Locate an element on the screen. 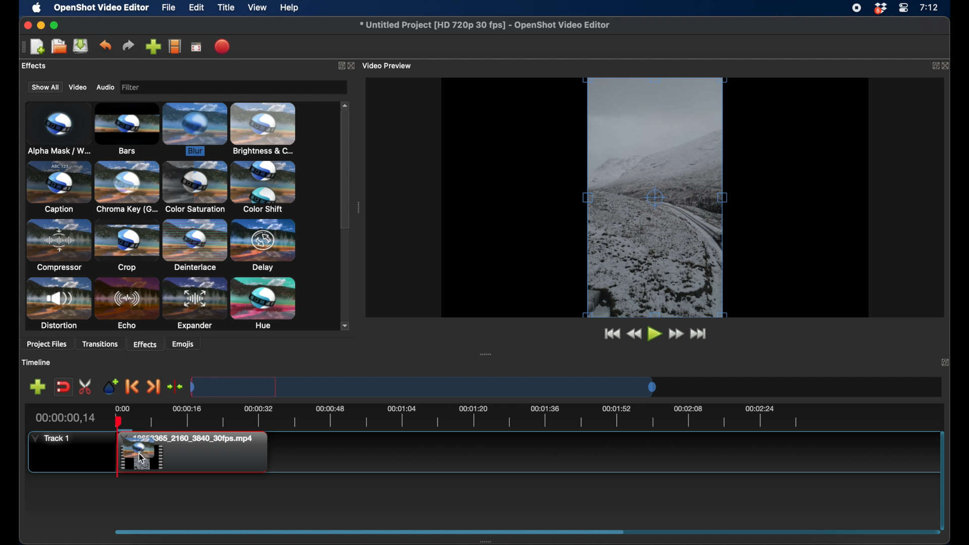 The image size is (969, 545). fullscreen is located at coordinates (197, 46).